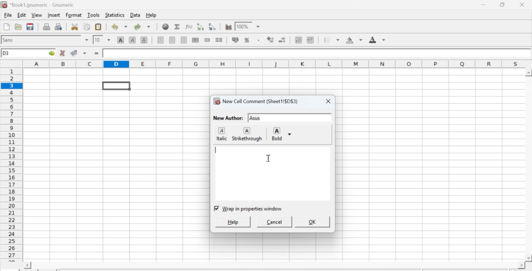 The width and height of the screenshot is (532, 271). I want to click on Cancel change, so click(62, 53).